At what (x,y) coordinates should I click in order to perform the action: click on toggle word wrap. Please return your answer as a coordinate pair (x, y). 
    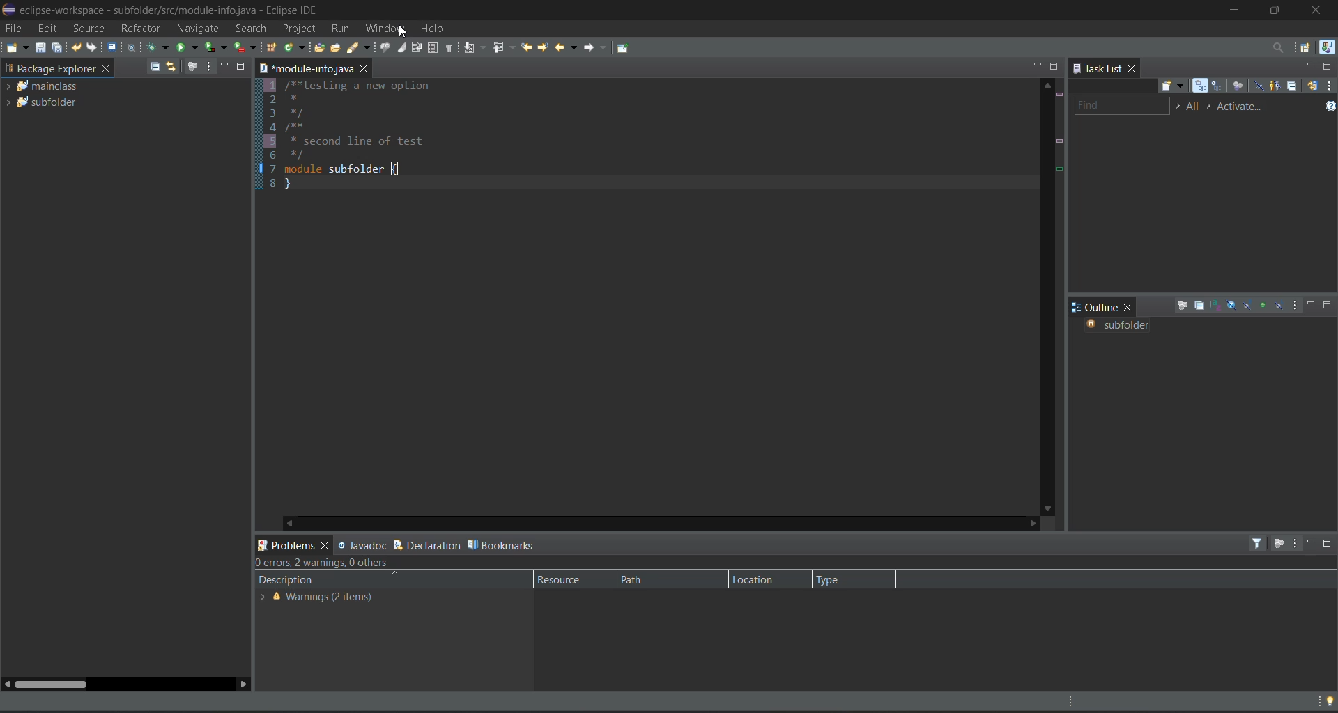
    Looking at the image, I should click on (419, 49).